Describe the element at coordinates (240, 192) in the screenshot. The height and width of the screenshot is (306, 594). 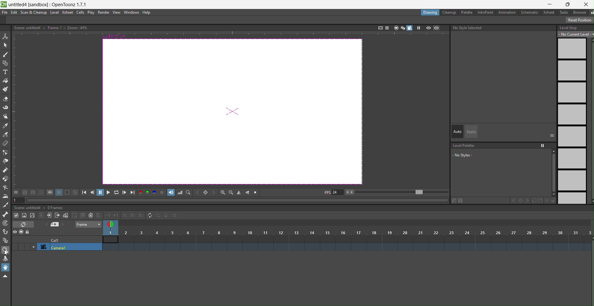
I see `flip vertical` at that location.